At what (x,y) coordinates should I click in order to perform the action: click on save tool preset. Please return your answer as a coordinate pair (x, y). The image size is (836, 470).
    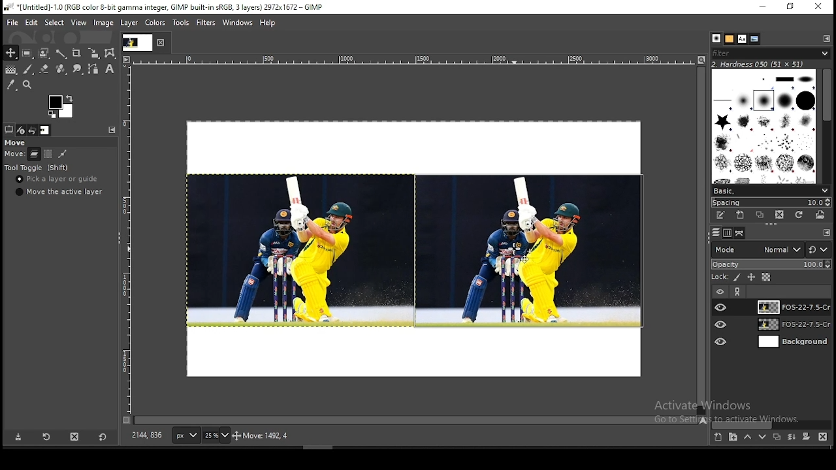
    Looking at the image, I should click on (19, 437).